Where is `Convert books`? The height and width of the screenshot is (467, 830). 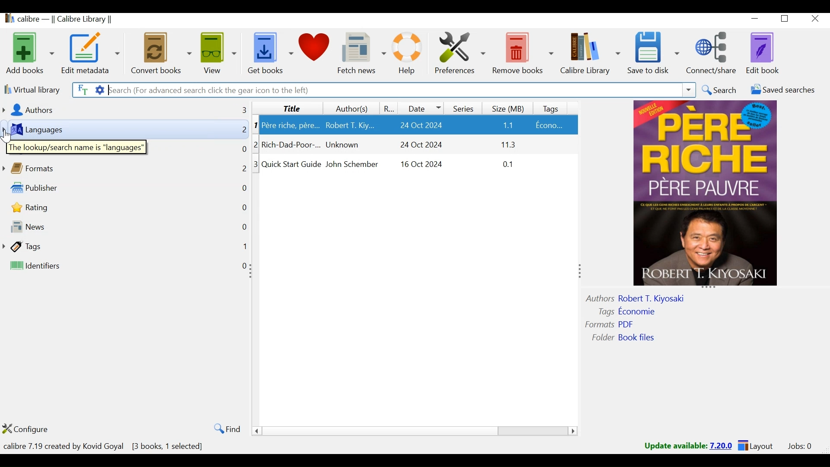
Convert books is located at coordinates (160, 53).